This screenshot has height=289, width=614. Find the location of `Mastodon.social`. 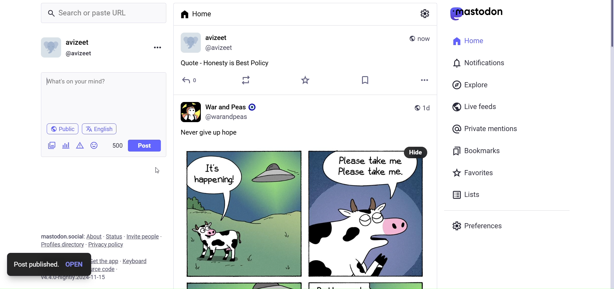

Mastodon.social is located at coordinates (61, 235).